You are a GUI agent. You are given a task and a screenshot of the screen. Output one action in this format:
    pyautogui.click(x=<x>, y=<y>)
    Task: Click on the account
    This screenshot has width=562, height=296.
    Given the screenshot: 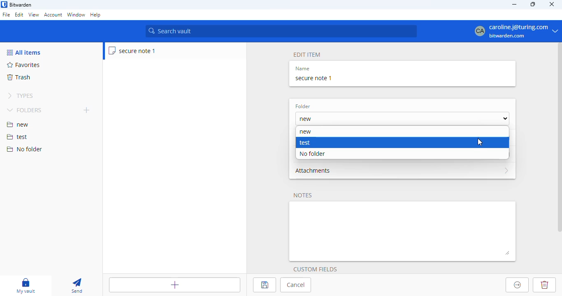 What is the action you would take?
    pyautogui.click(x=53, y=15)
    